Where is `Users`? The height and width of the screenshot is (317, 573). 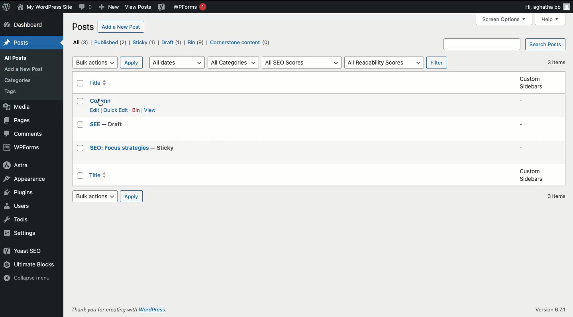 Users is located at coordinates (20, 207).